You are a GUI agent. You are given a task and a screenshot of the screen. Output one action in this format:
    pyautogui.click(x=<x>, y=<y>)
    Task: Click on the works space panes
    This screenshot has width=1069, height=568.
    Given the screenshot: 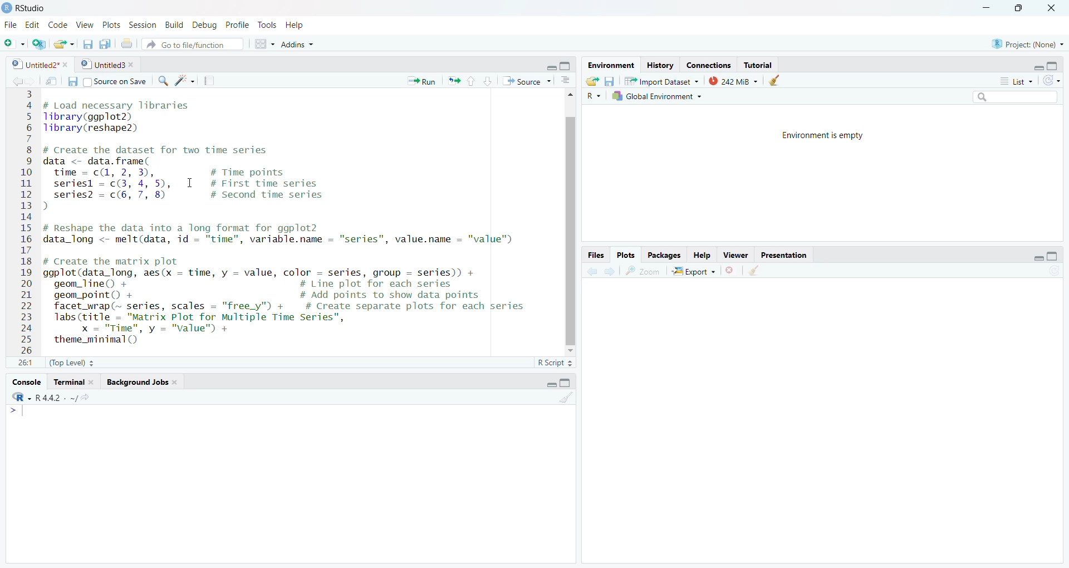 What is the action you would take?
    pyautogui.click(x=263, y=44)
    